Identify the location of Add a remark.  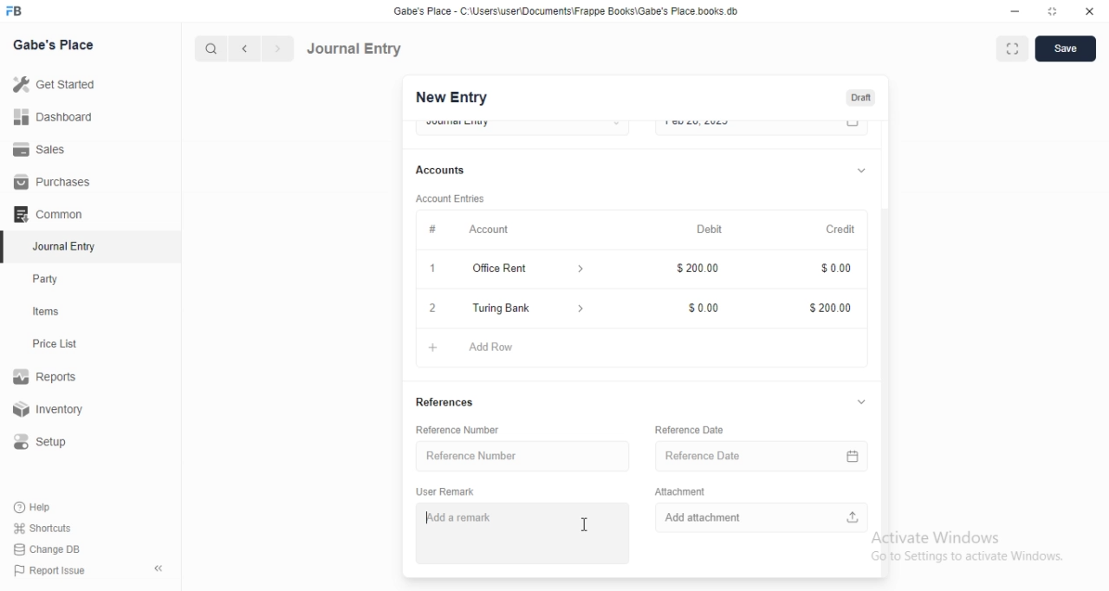
(466, 516).